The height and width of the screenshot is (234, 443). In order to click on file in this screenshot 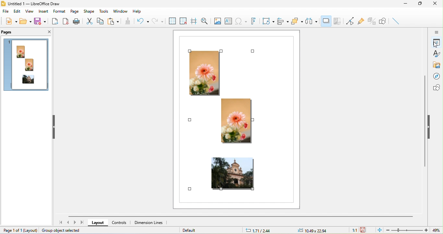, I will do `click(5, 12)`.